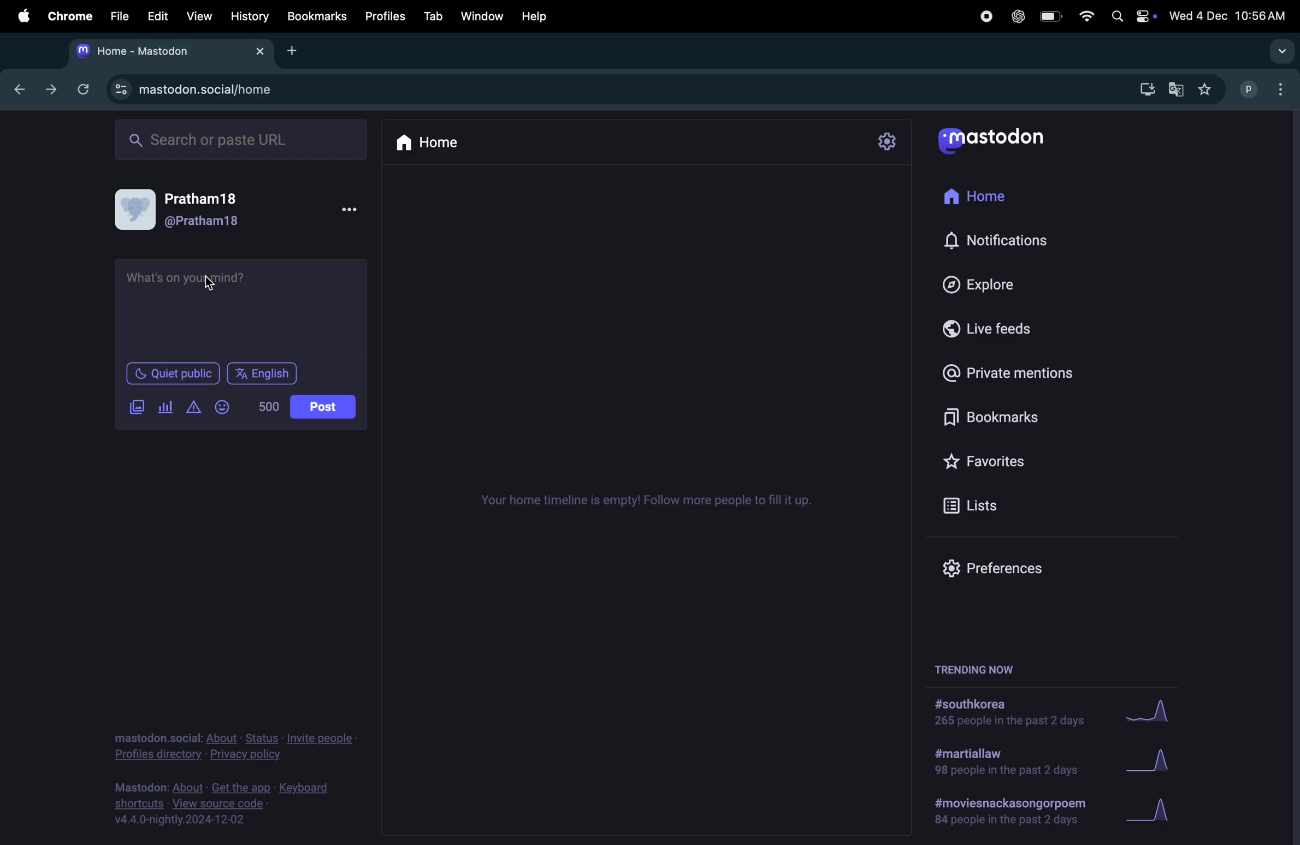 This screenshot has height=845, width=1300. Describe the element at coordinates (991, 505) in the screenshot. I see `Lists` at that location.